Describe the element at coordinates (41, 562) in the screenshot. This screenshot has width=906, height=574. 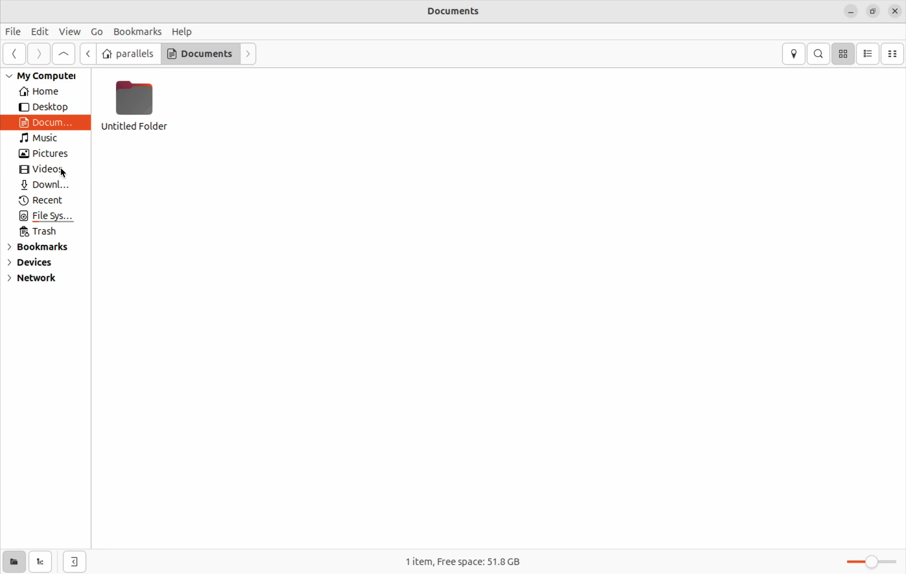
I see `show tree view` at that location.